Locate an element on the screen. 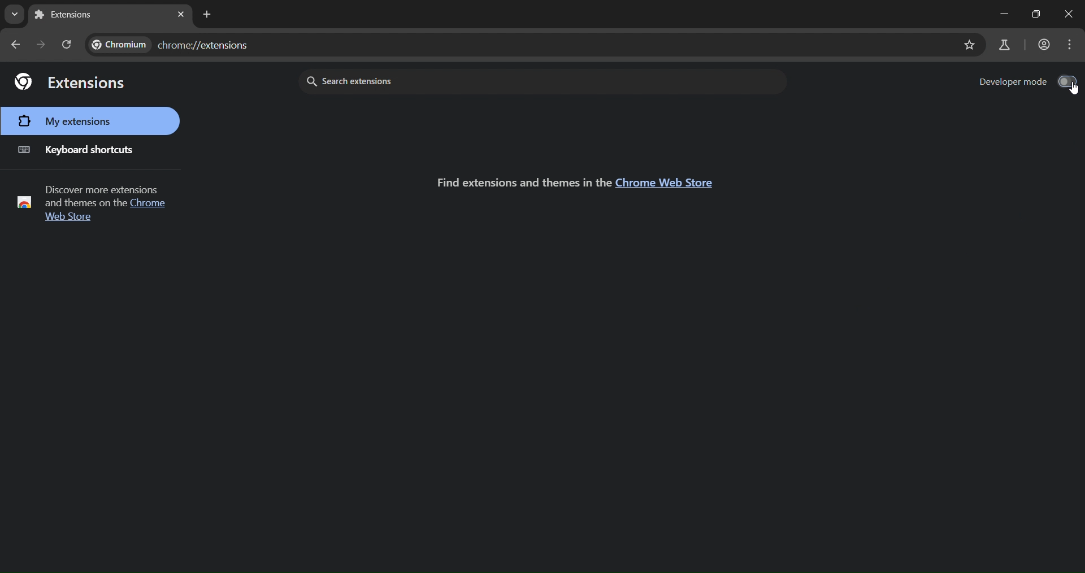  extensions is located at coordinates (71, 83).